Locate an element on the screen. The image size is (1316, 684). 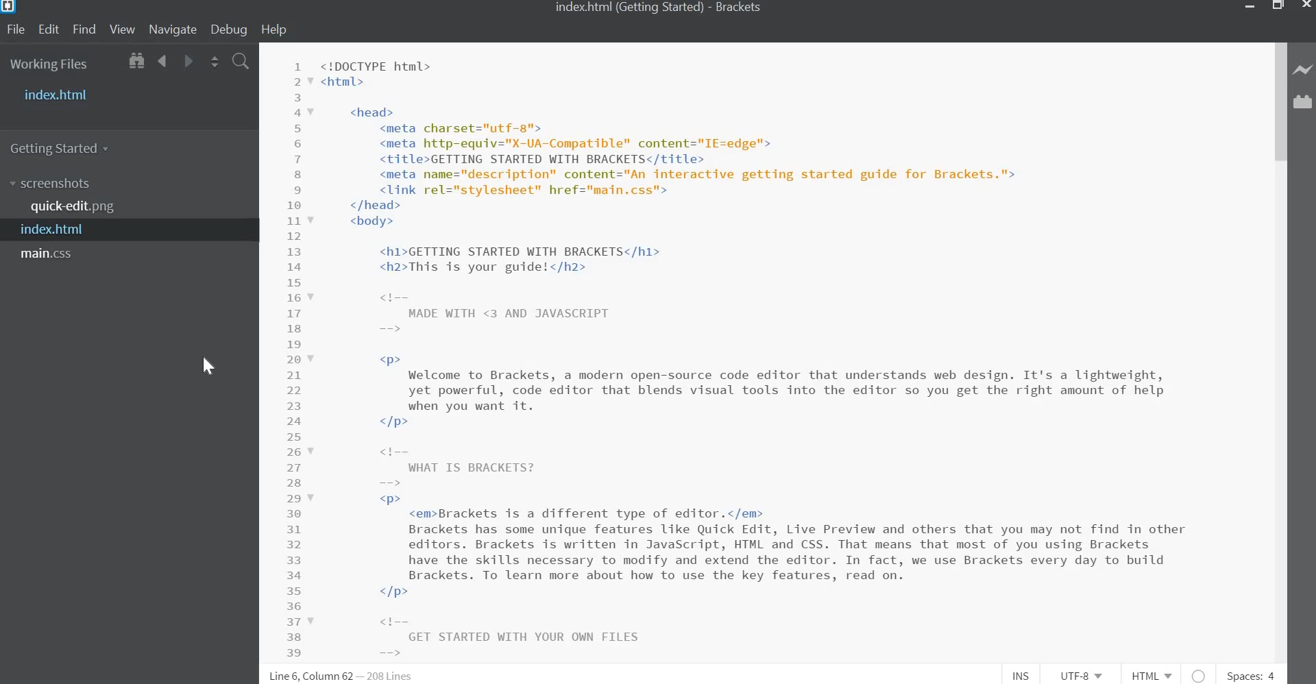
index.html (Getting Started) is located at coordinates (624, 7).